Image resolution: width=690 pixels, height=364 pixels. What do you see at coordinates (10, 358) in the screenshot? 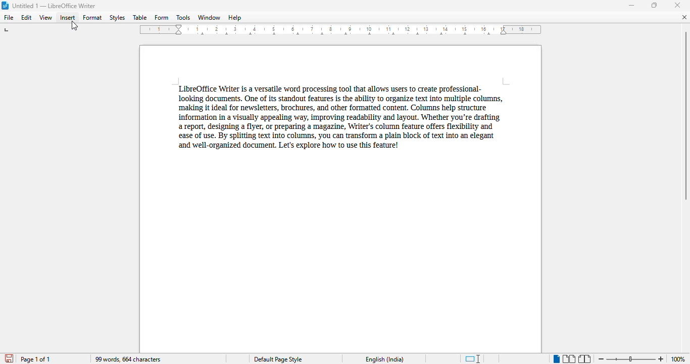
I see `click to save document` at bounding box center [10, 358].